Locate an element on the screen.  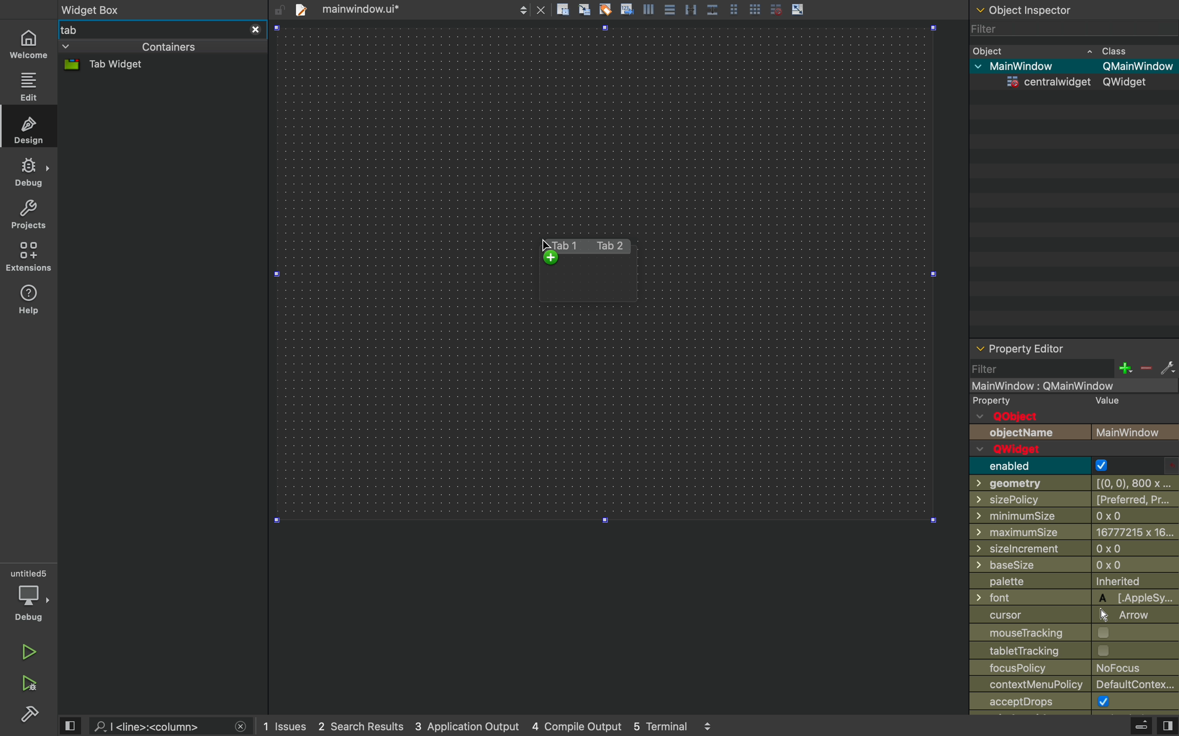
tagging is located at coordinates (605, 9).